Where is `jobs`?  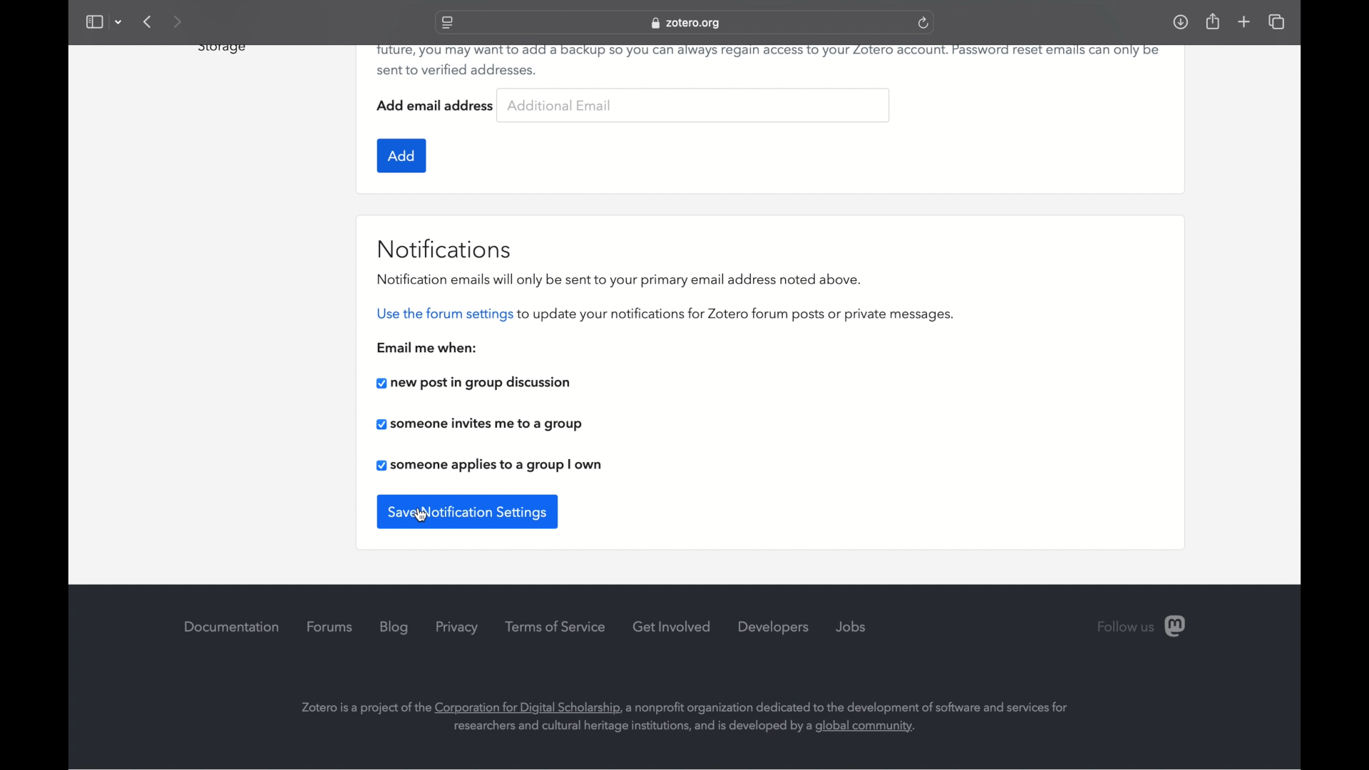 jobs is located at coordinates (851, 625).